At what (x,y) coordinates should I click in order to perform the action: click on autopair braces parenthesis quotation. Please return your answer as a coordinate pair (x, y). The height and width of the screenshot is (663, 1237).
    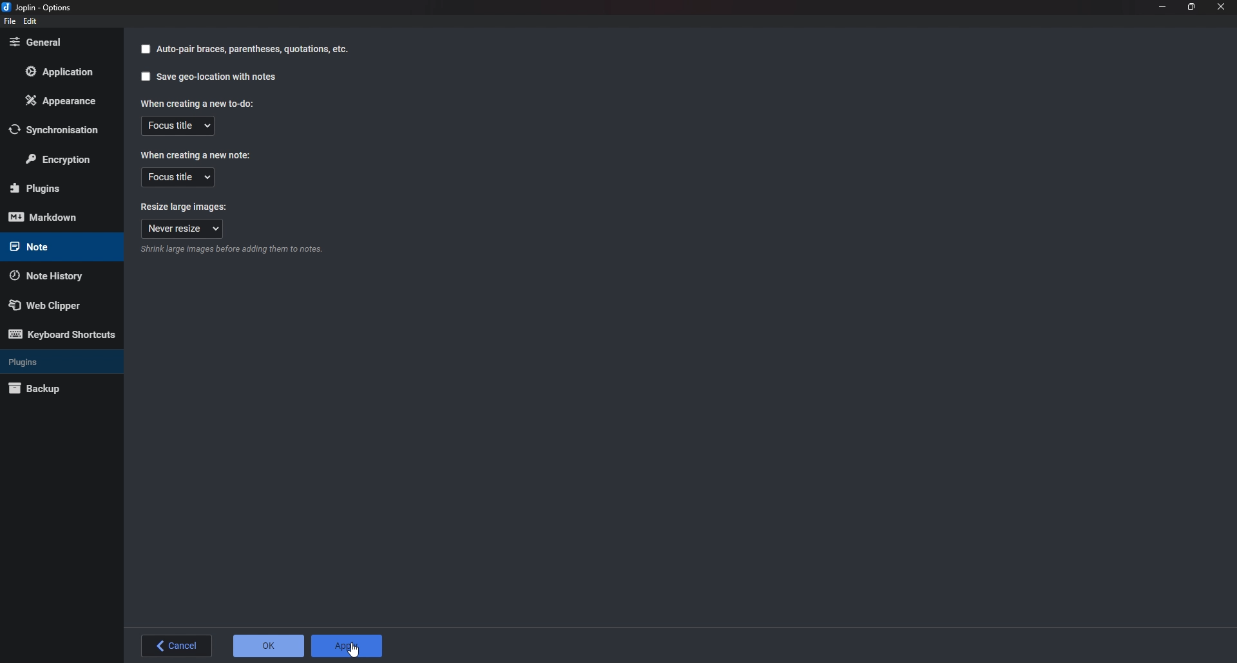
    Looking at the image, I should click on (254, 51).